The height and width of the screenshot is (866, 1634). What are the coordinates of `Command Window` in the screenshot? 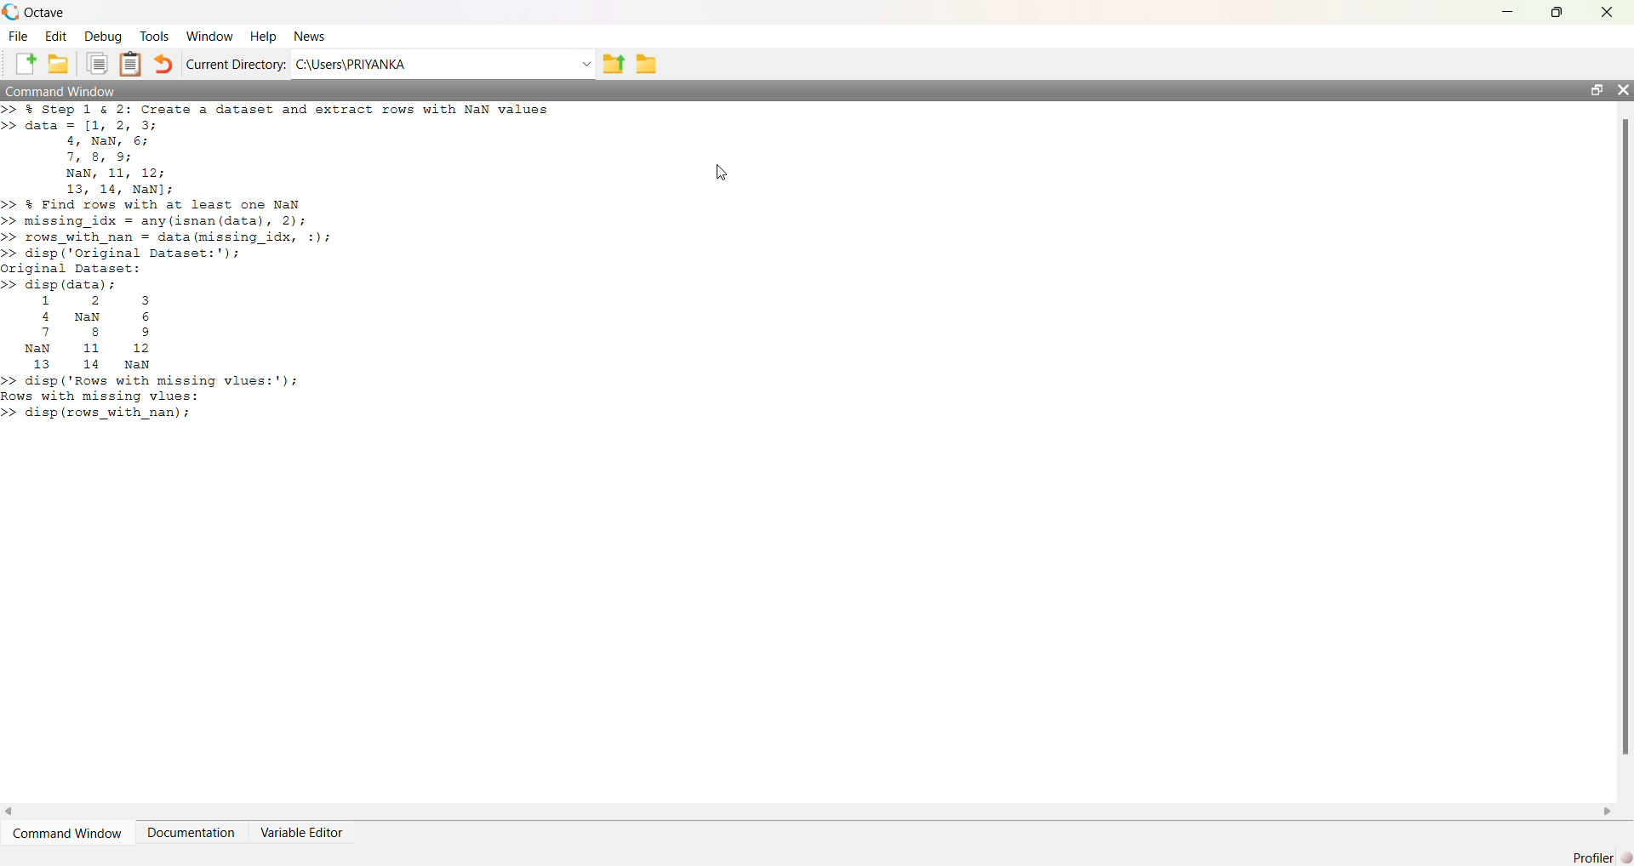 It's located at (67, 834).